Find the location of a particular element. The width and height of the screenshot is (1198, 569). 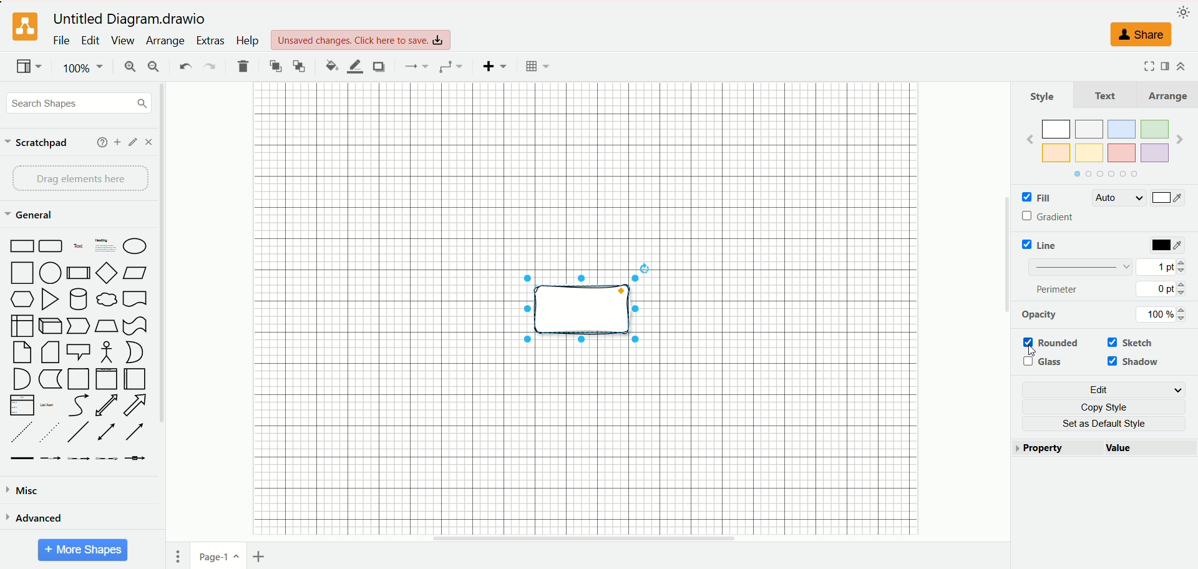

colors is located at coordinates (1104, 140).